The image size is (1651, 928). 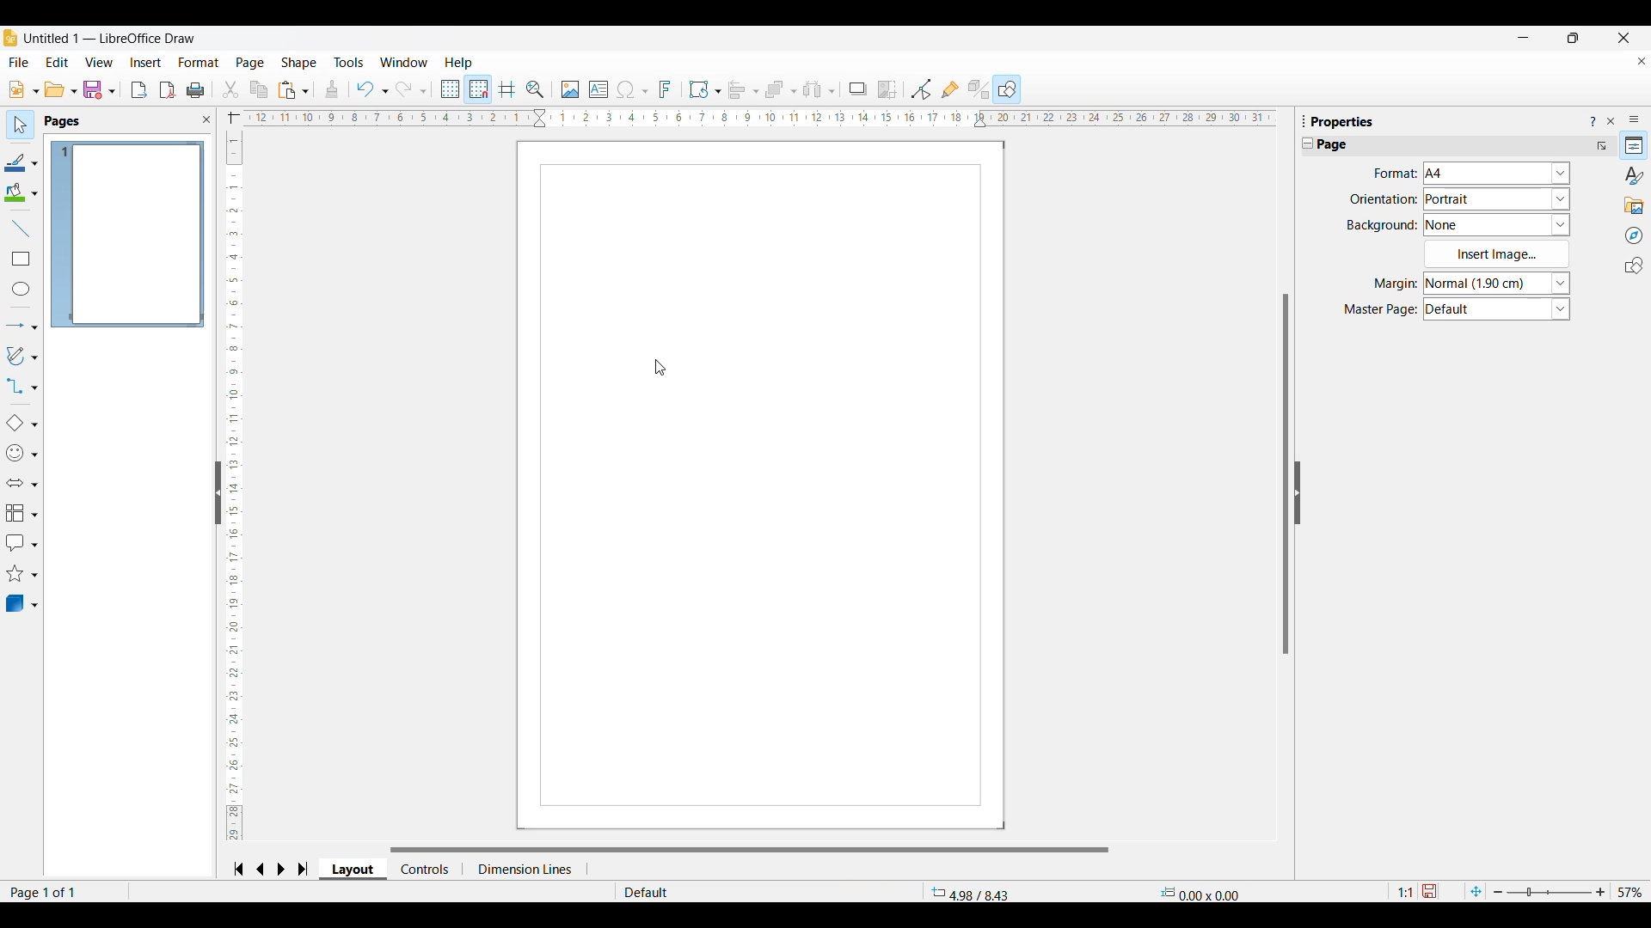 I want to click on Preview of current page highlighted, so click(x=128, y=235).